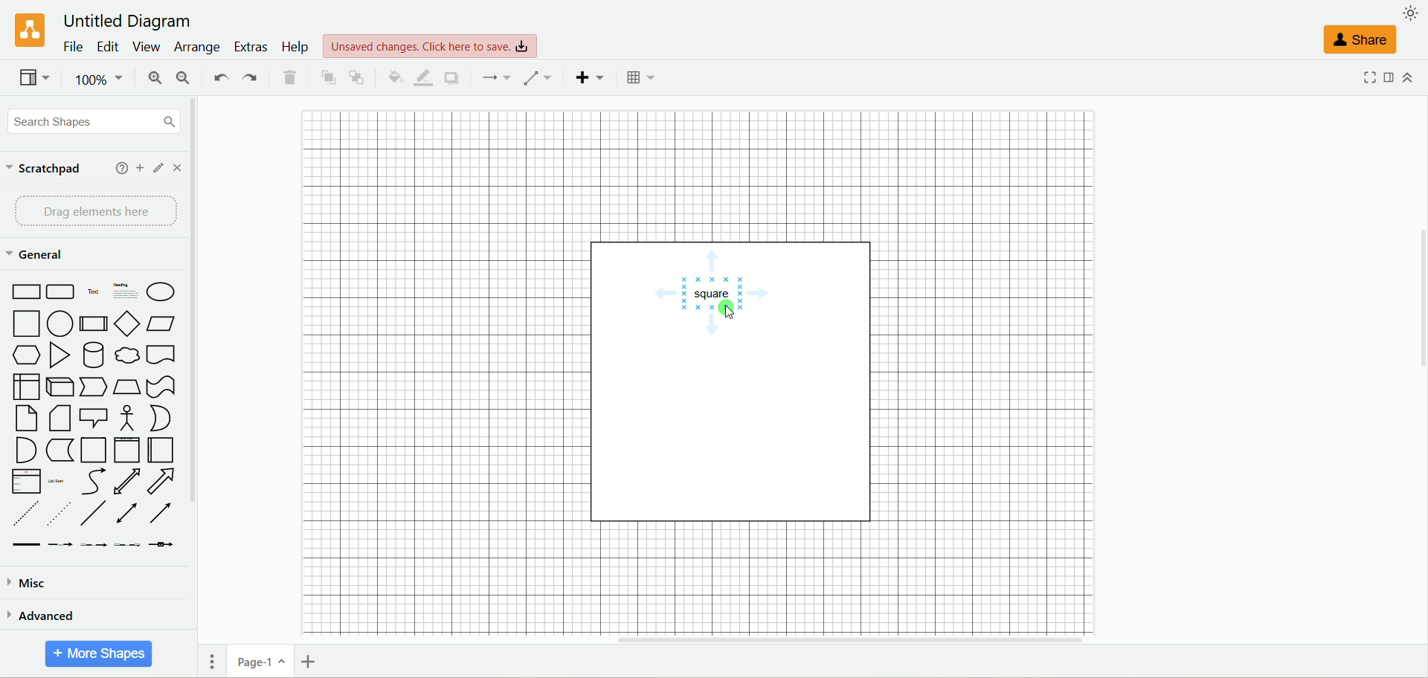 This screenshot has height=678, width=1428. I want to click on insert, so click(591, 77).